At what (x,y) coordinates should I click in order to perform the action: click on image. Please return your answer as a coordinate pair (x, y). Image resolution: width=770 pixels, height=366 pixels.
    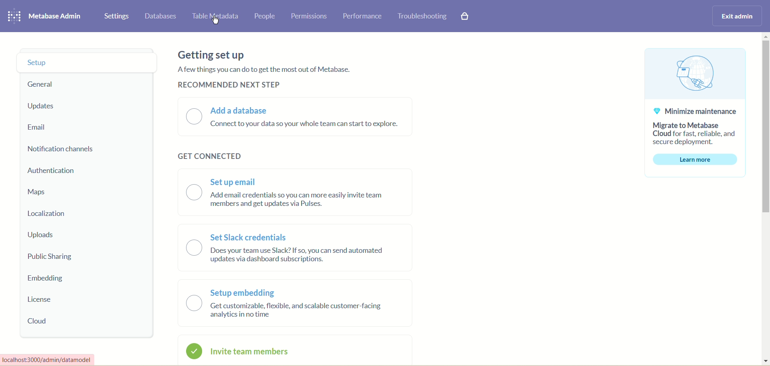
    Looking at the image, I should click on (697, 74).